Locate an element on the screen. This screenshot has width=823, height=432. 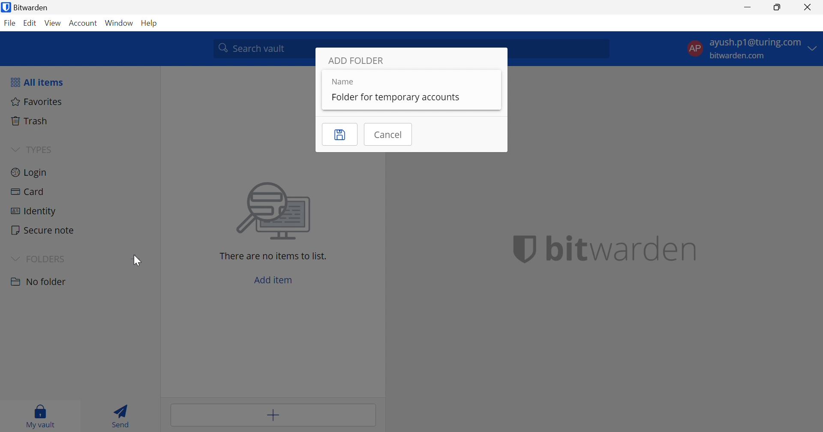
image is located at coordinates (272, 212).